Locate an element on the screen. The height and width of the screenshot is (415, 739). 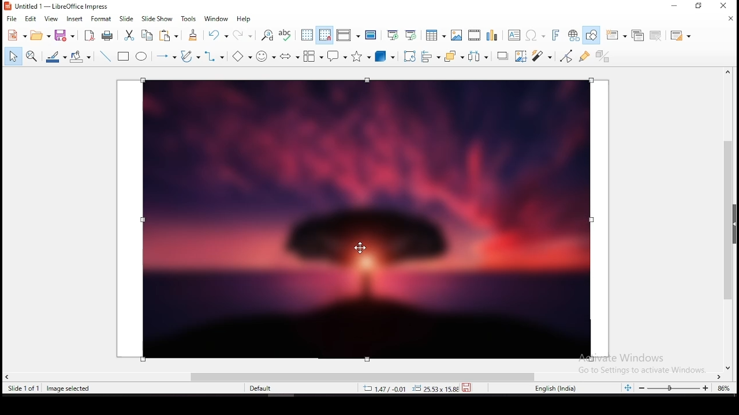
3D shapes is located at coordinates (385, 58).